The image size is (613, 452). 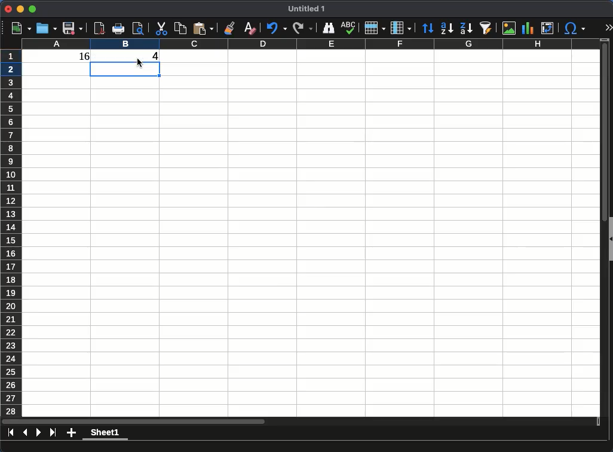 What do you see at coordinates (602, 228) in the screenshot?
I see `scroll` at bounding box center [602, 228].